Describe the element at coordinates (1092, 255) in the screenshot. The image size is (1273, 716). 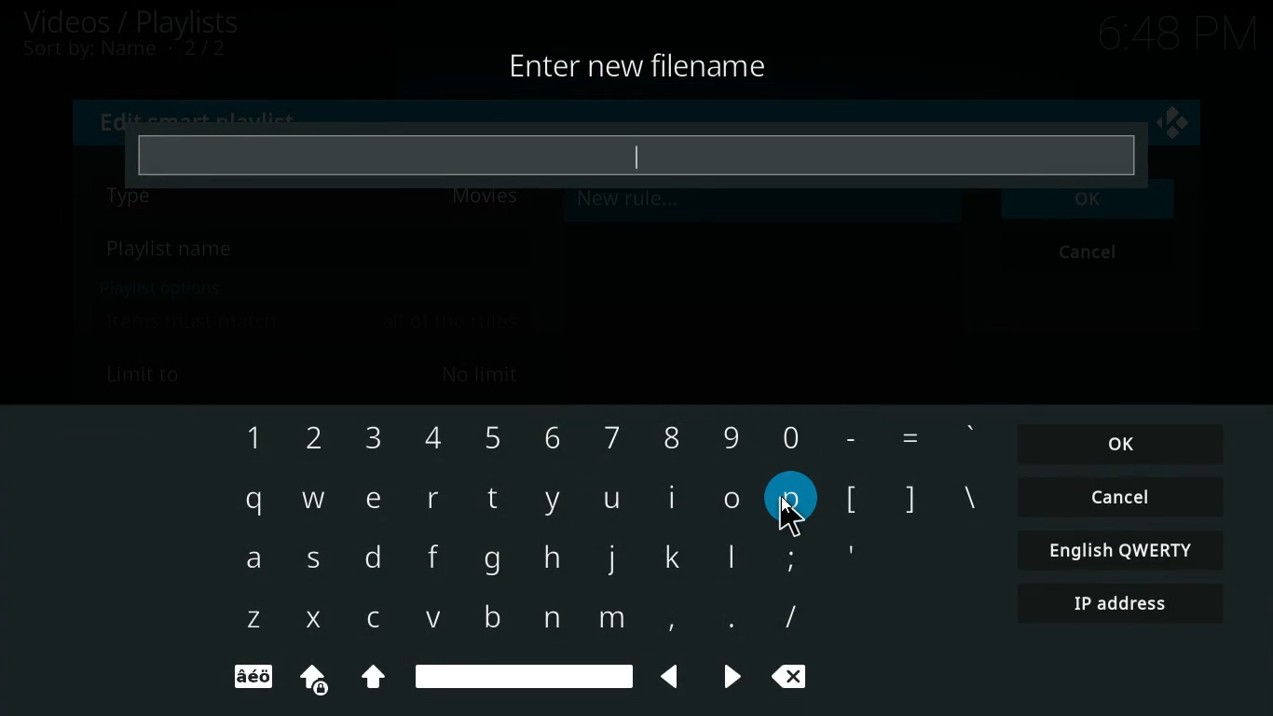
I see `cancel` at that location.